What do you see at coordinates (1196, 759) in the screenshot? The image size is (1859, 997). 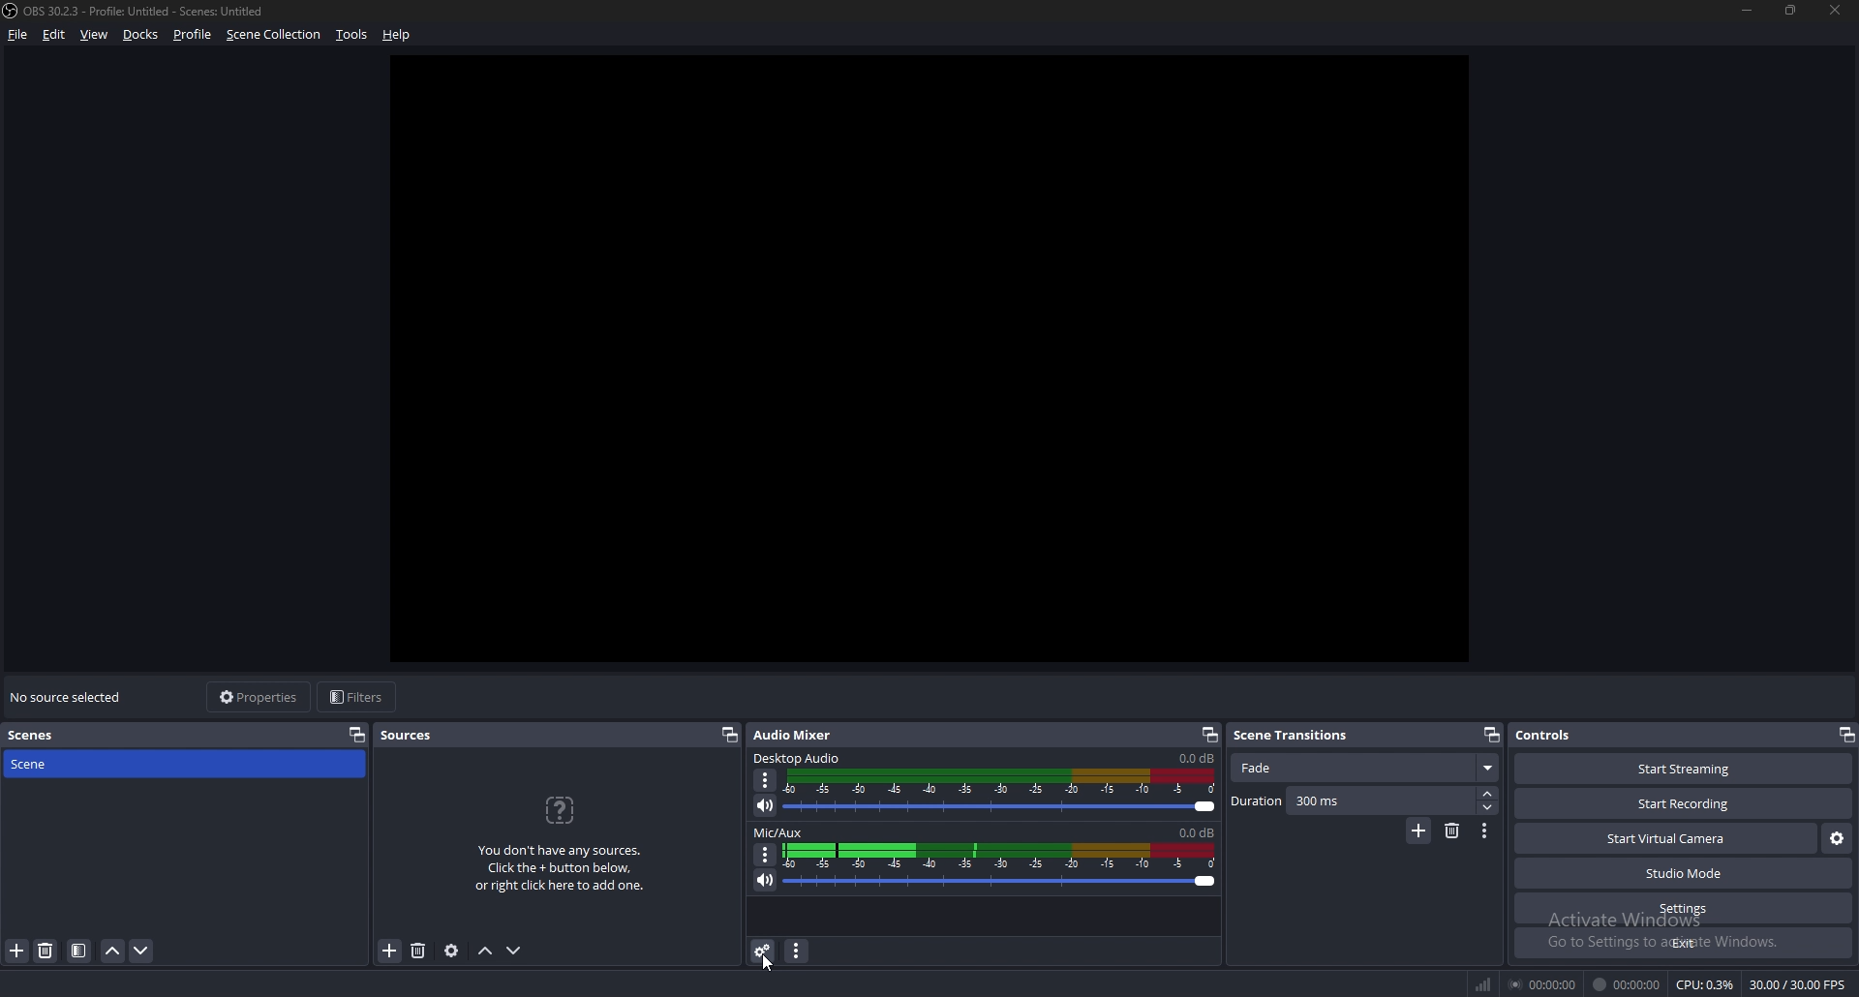 I see `desktop audio sound` at bounding box center [1196, 759].